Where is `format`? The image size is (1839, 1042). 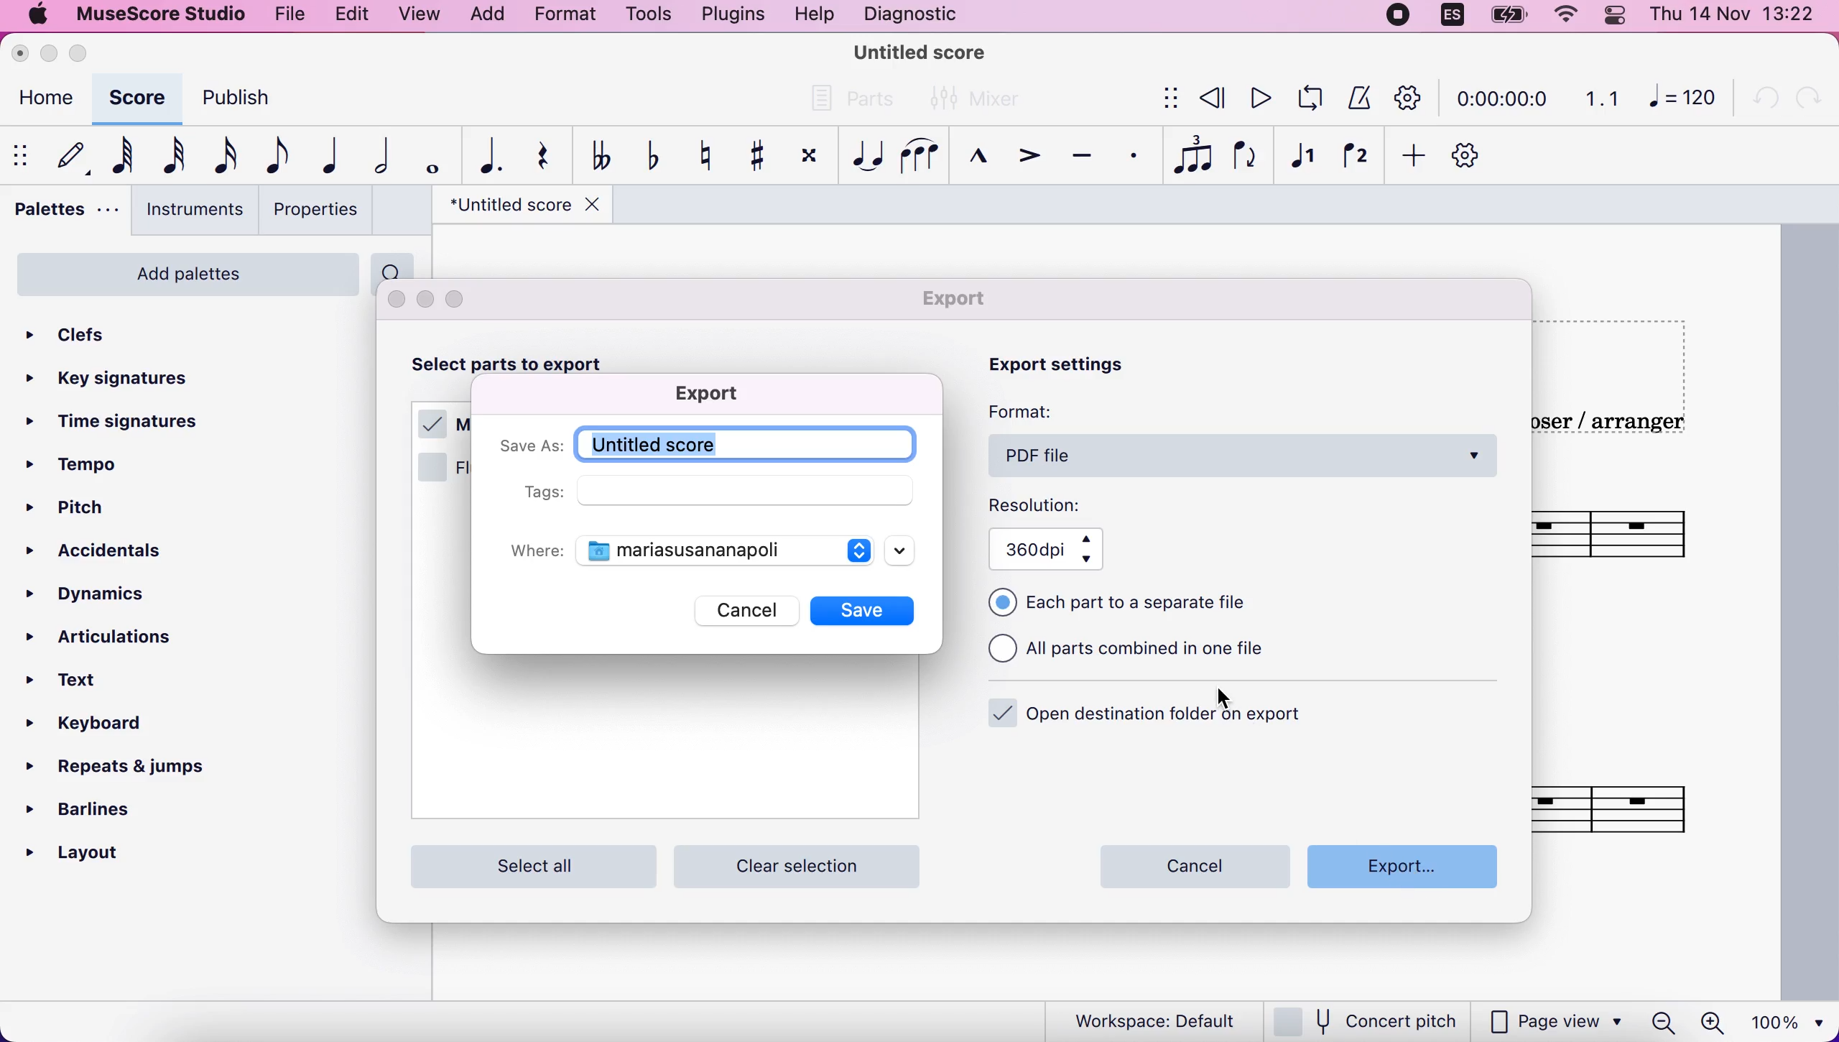
format is located at coordinates (1031, 415).